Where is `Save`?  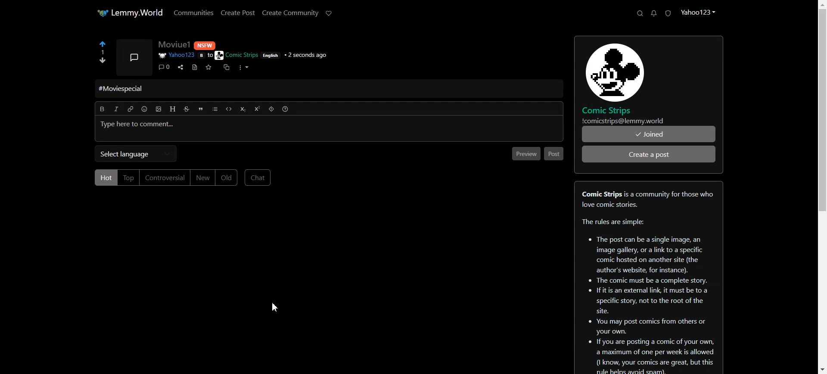
Save is located at coordinates (208, 68).